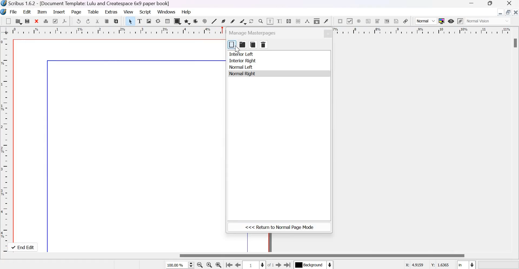  What do you see at coordinates (426, 21) in the screenshot?
I see `Normal` at bounding box center [426, 21].